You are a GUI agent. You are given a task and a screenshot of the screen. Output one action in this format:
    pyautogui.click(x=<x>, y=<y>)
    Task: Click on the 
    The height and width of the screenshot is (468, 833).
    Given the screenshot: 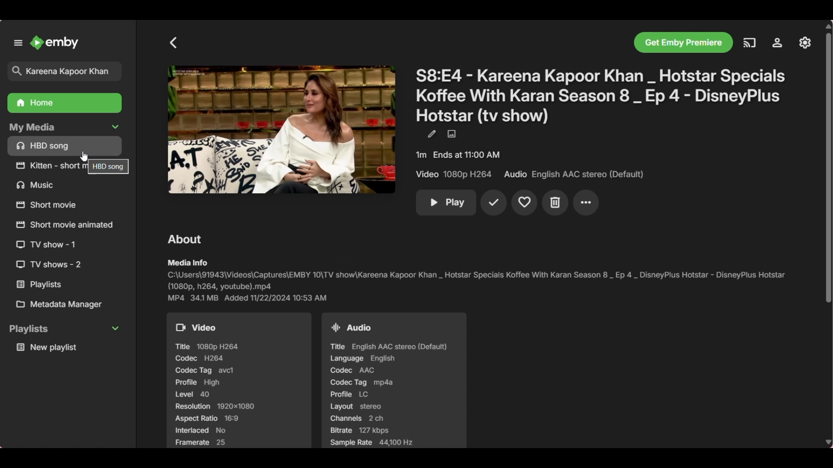 What is the action you would take?
    pyautogui.click(x=806, y=40)
    